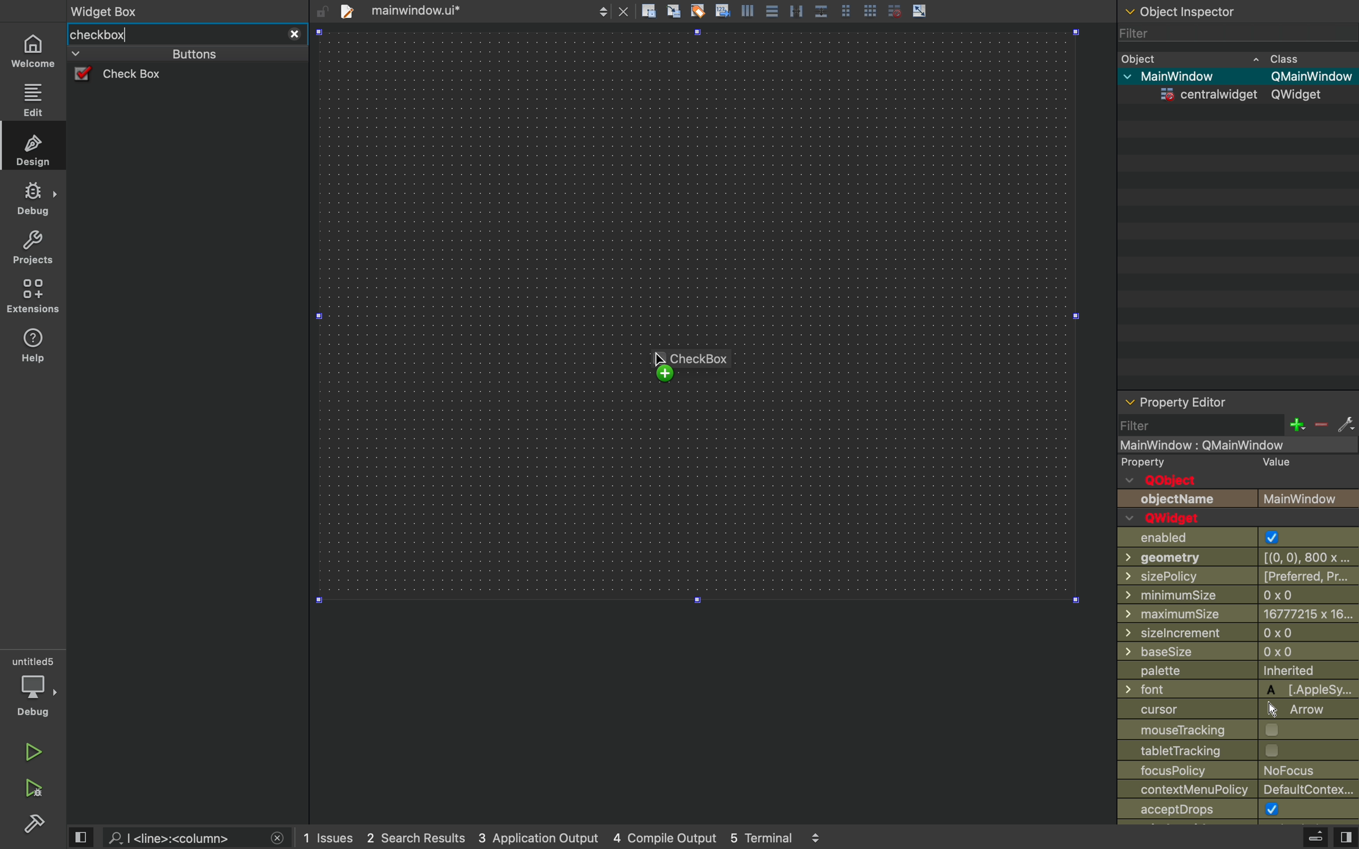 Image resolution: width=1359 pixels, height=849 pixels. What do you see at coordinates (1237, 10) in the screenshot?
I see `object inspector` at bounding box center [1237, 10].